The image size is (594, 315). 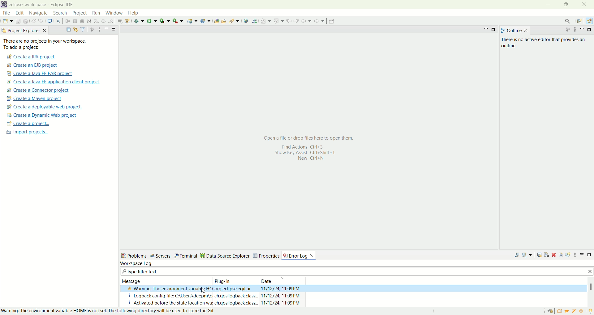 What do you see at coordinates (581, 255) in the screenshot?
I see `minimize` at bounding box center [581, 255].